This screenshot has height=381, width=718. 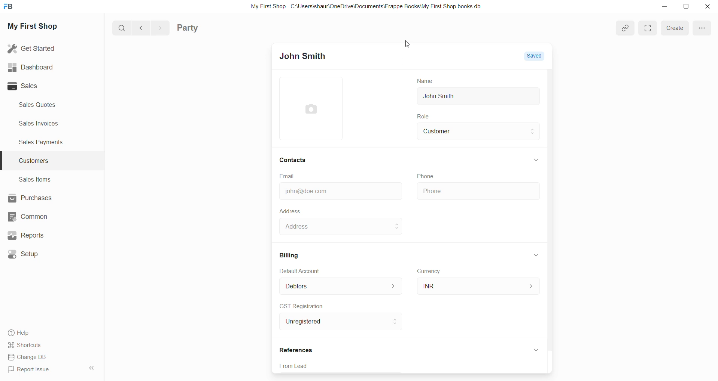 I want to click on Phone, so click(x=478, y=191).